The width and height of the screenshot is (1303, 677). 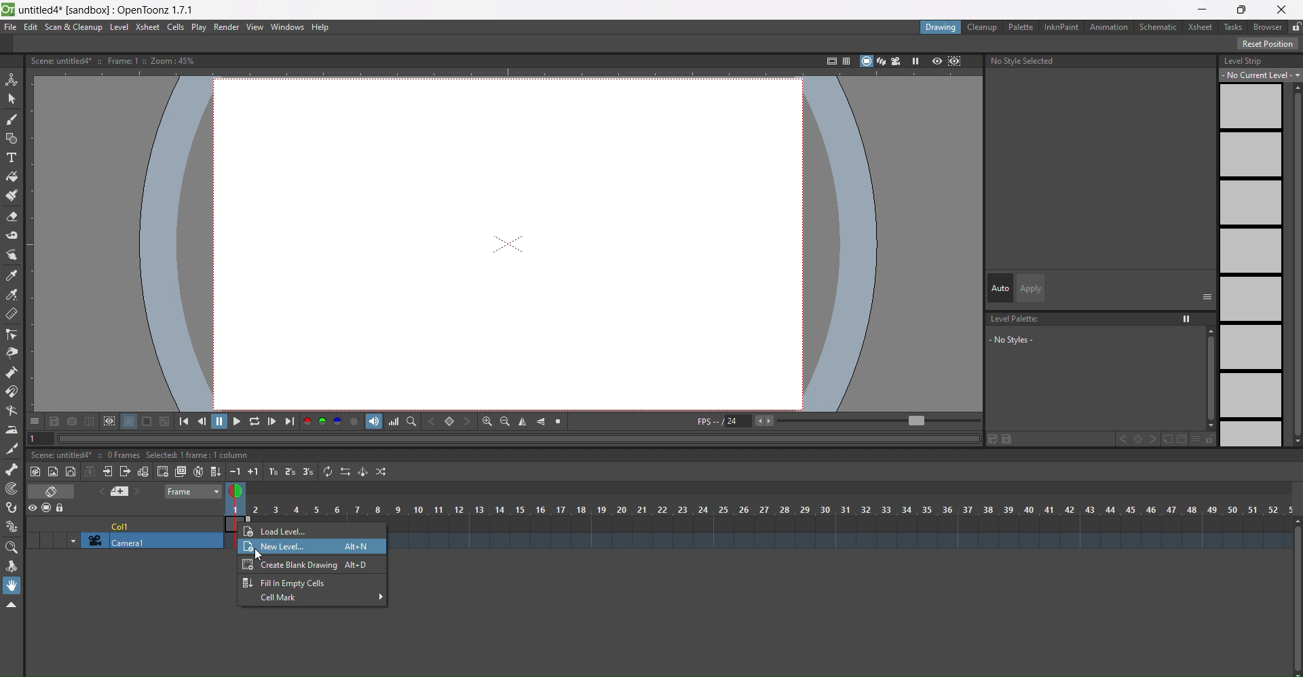 I want to click on tool, so click(x=89, y=420).